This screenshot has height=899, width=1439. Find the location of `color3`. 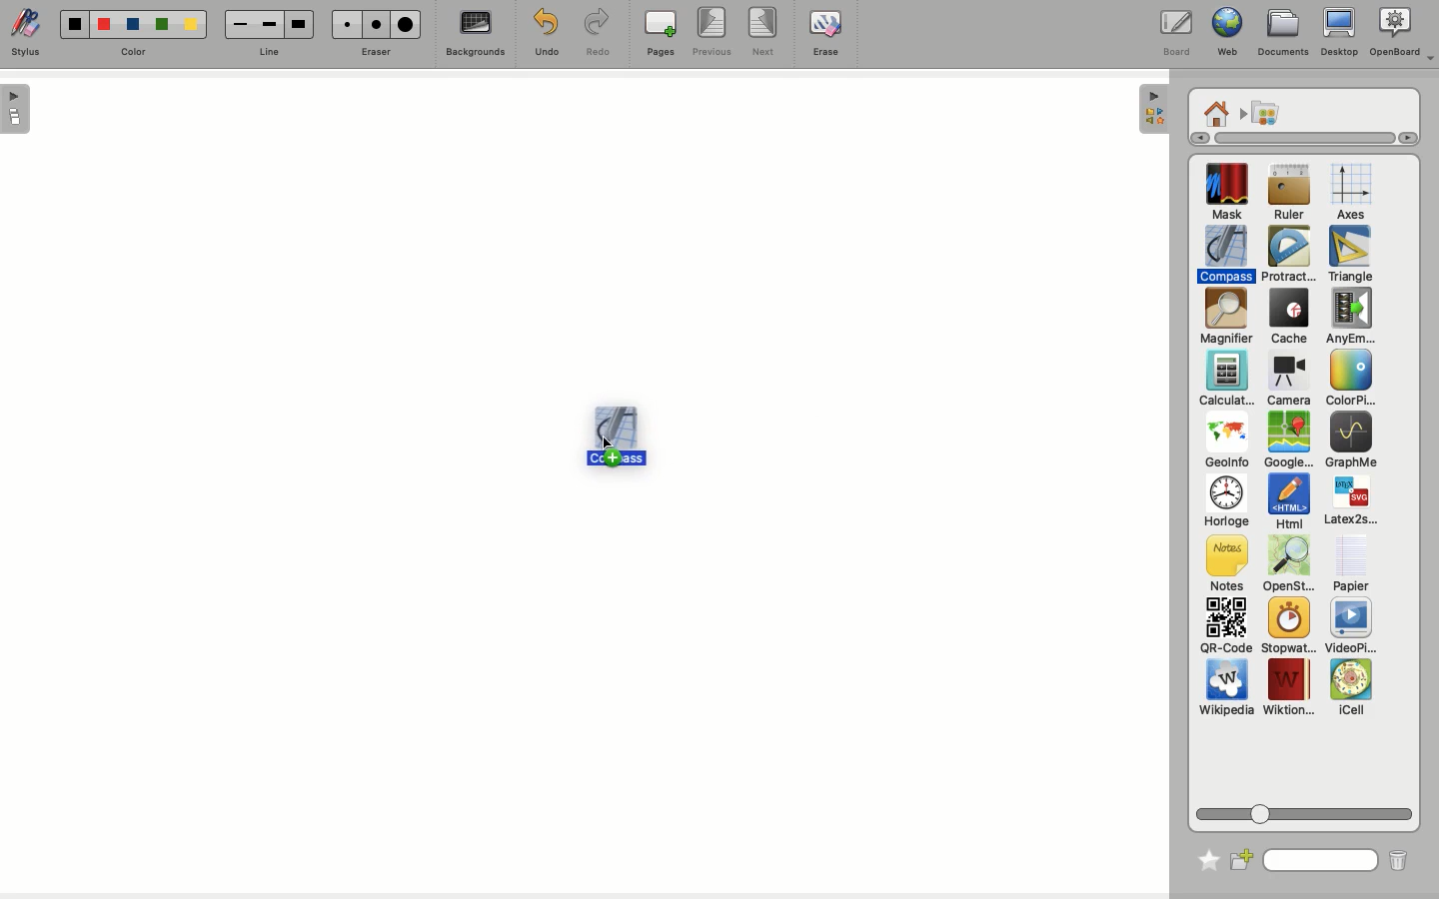

color3 is located at coordinates (132, 25).